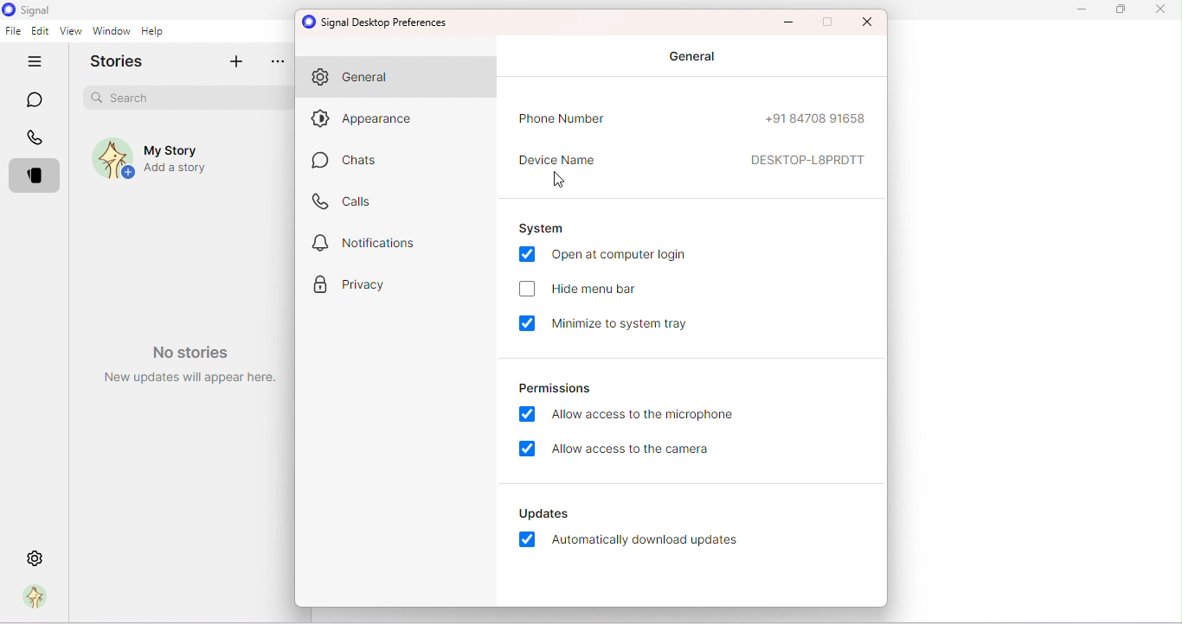 The image size is (1182, 624). Describe the element at coordinates (631, 416) in the screenshot. I see `Allow access to the microphone` at that location.